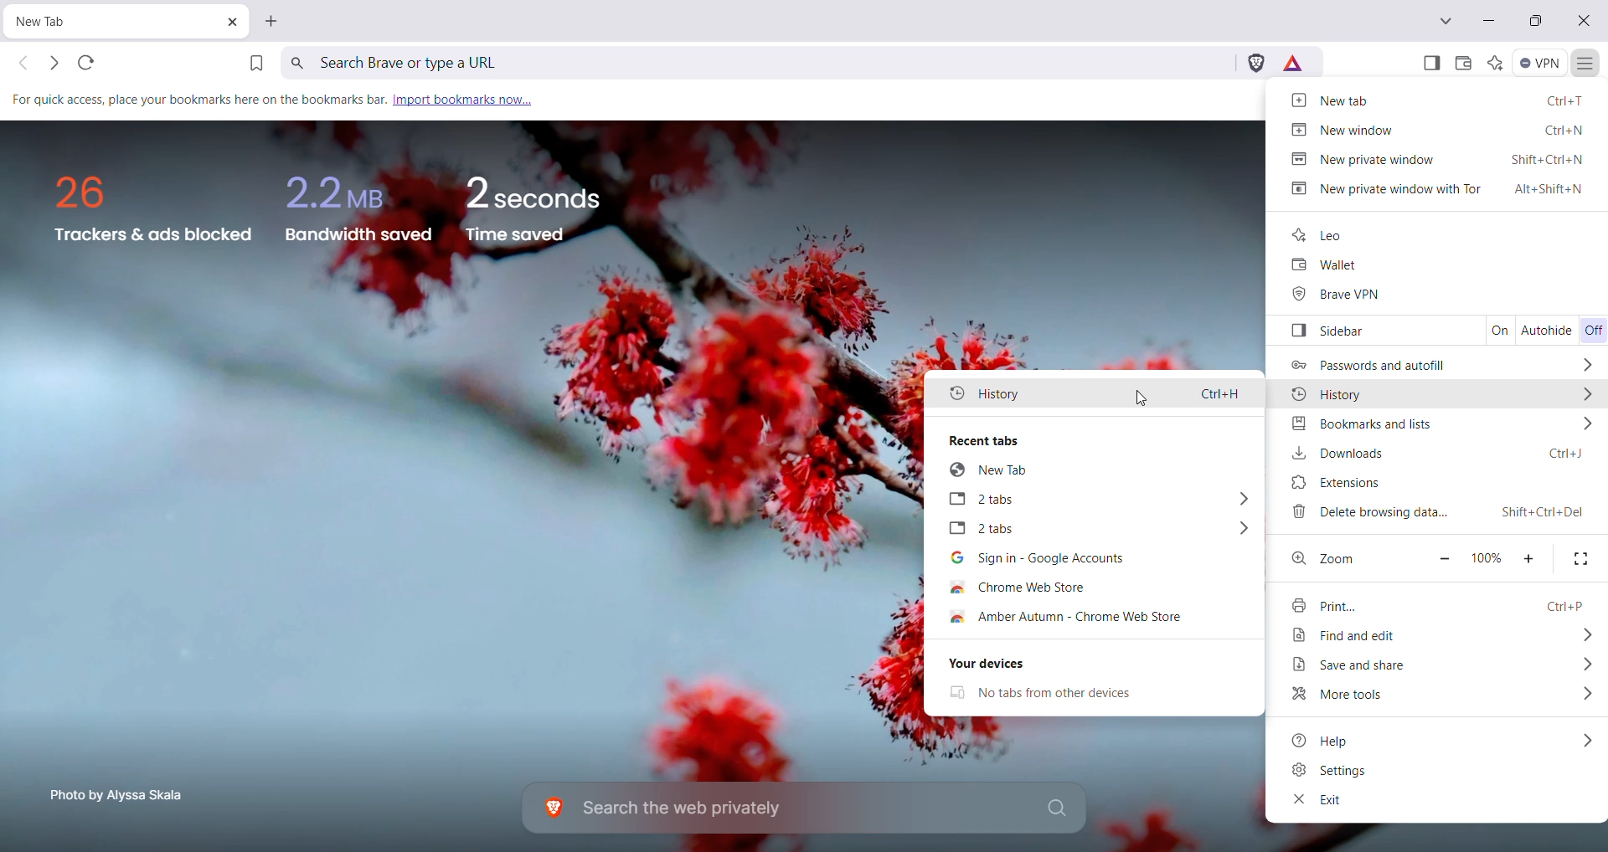  What do you see at coordinates (758, 62) in the screenshot?
I see `Search Brave or type a URL` at bounding box center [758, 62].